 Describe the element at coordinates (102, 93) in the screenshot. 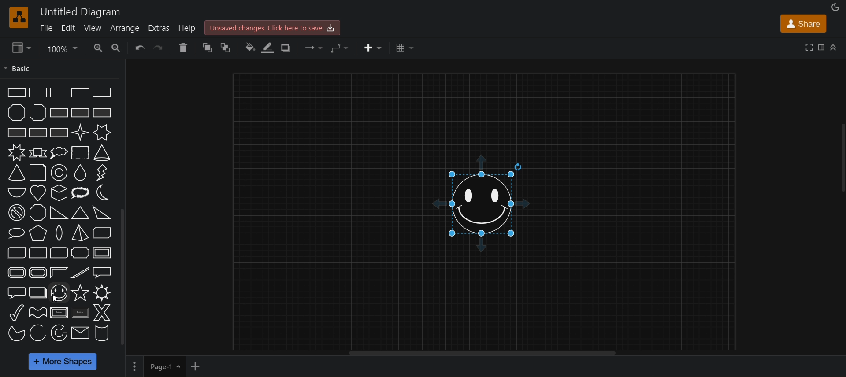

I see `partial rectangle` at that location.